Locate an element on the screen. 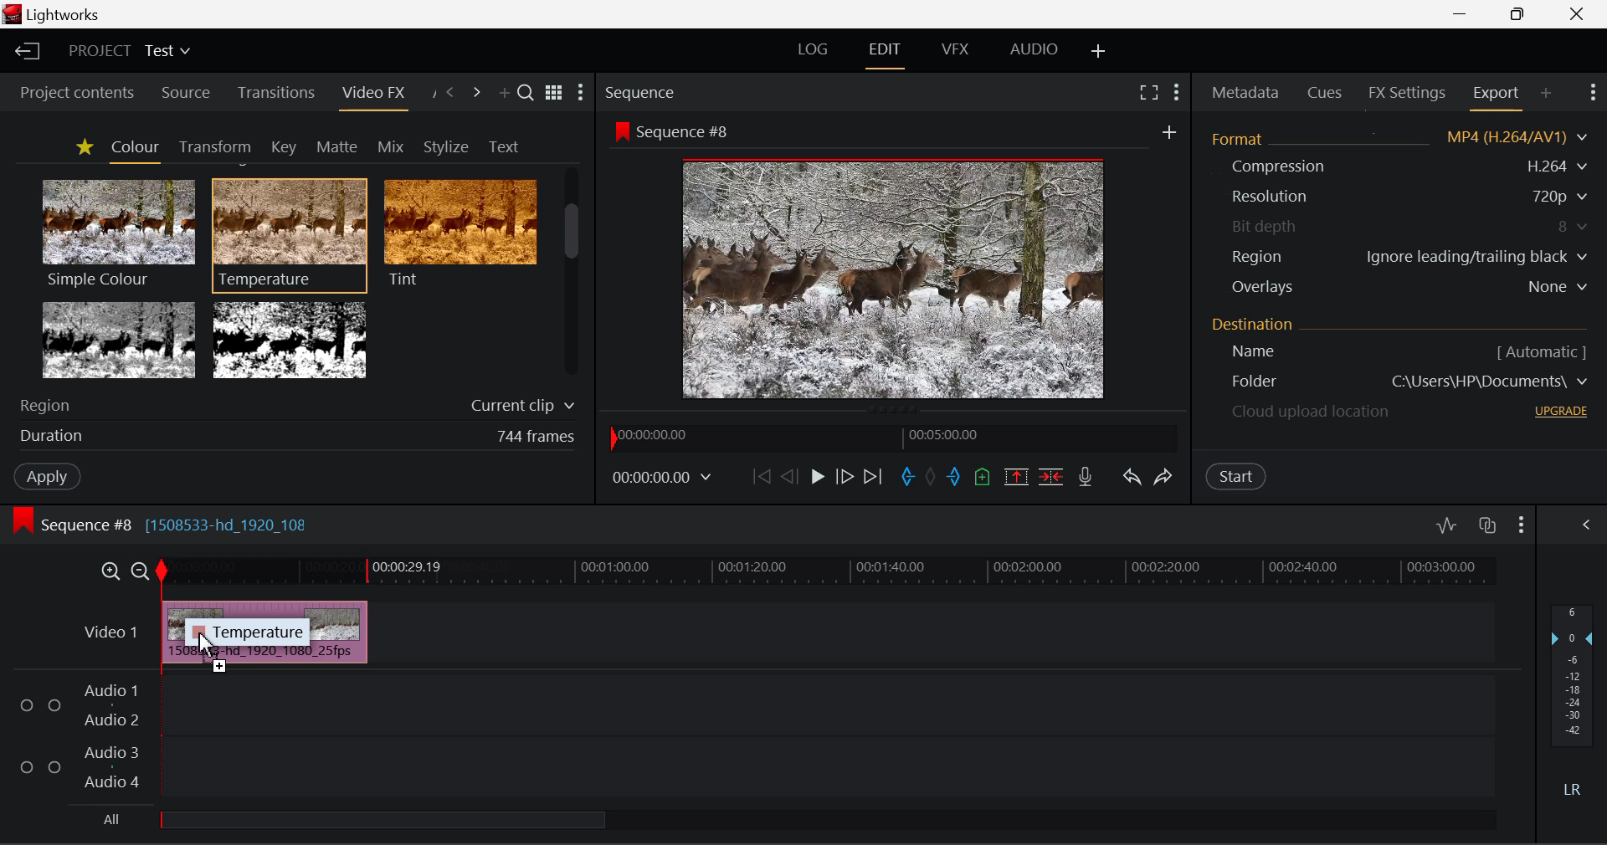 Image resolution: width=1607 pixels, height=845 pixels. Name [ Automatic ] is located at coordinates (1247, 351).